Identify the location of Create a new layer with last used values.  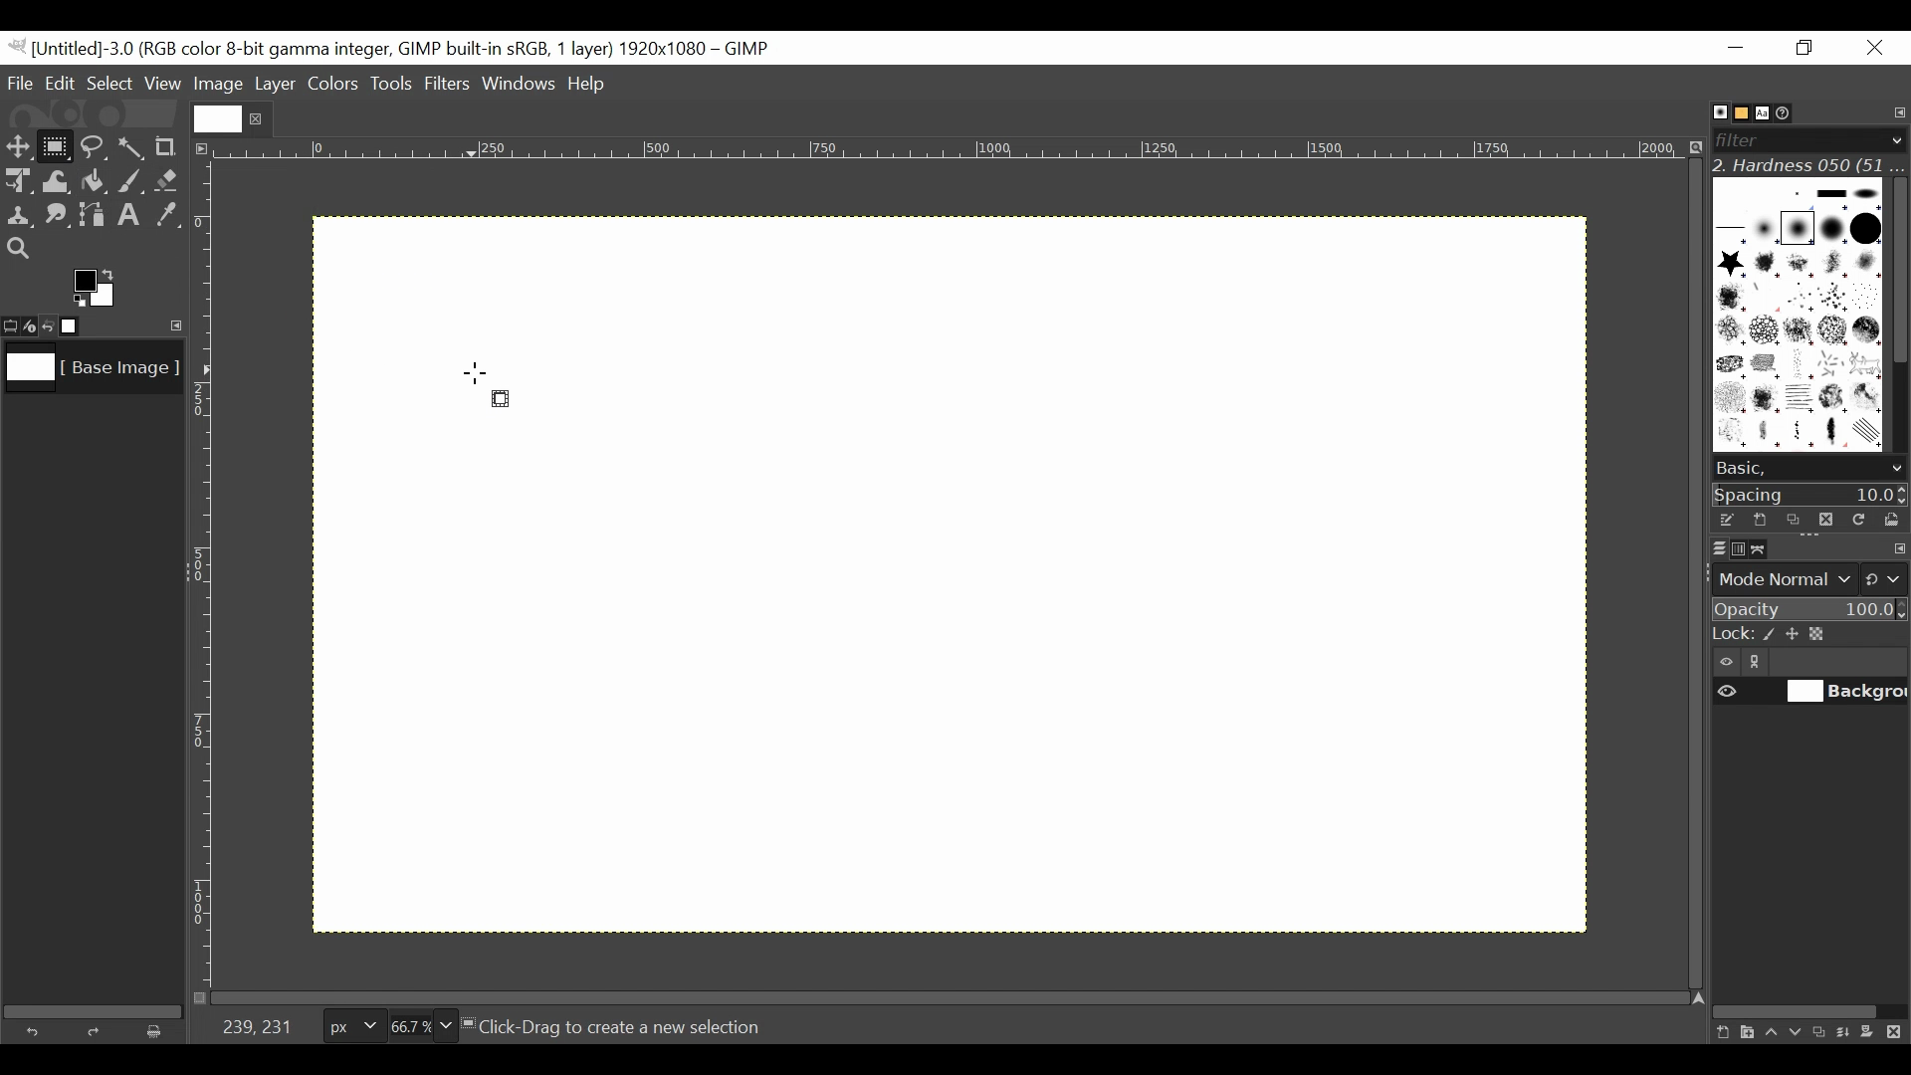
(1720, 1033).